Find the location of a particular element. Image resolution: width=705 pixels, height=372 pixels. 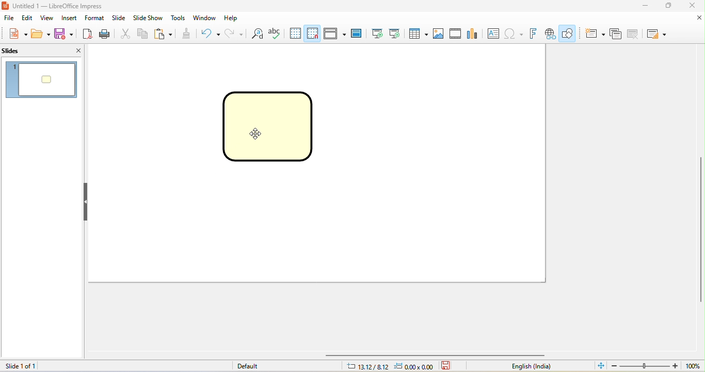

0.00x0.00 is located at coordinates (413, 366).